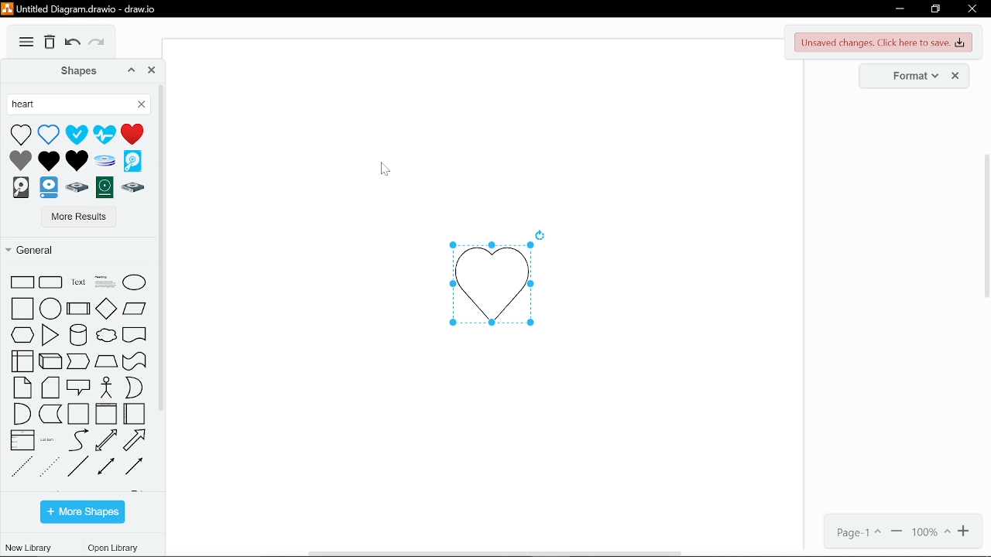 The height and width of the screenshot is (557, 991). What do you see at coordinates (50, 43) in the screenshot?
I see `delete` at bounding box center [50, 43].